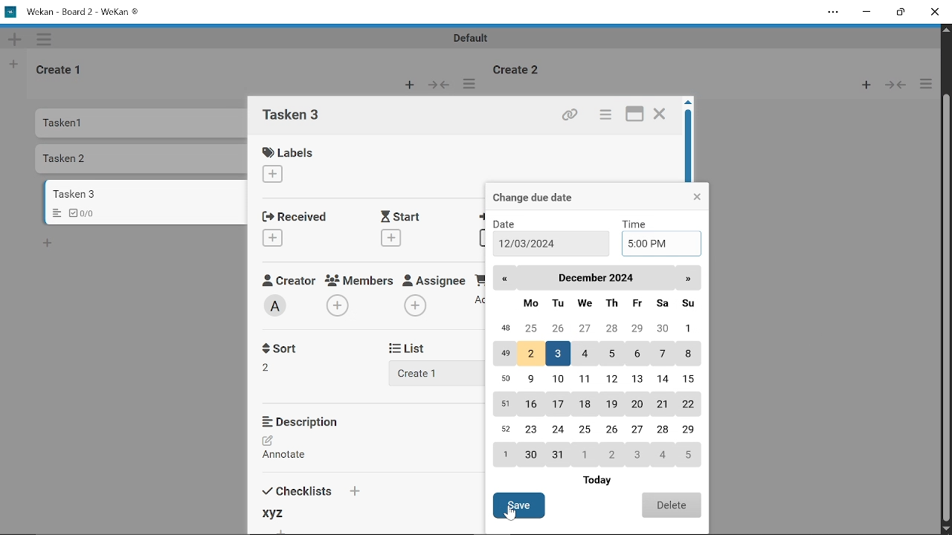 Image resolution: width=952 pixels, height=535 pixels. I want to click on More, so click(925, 84).